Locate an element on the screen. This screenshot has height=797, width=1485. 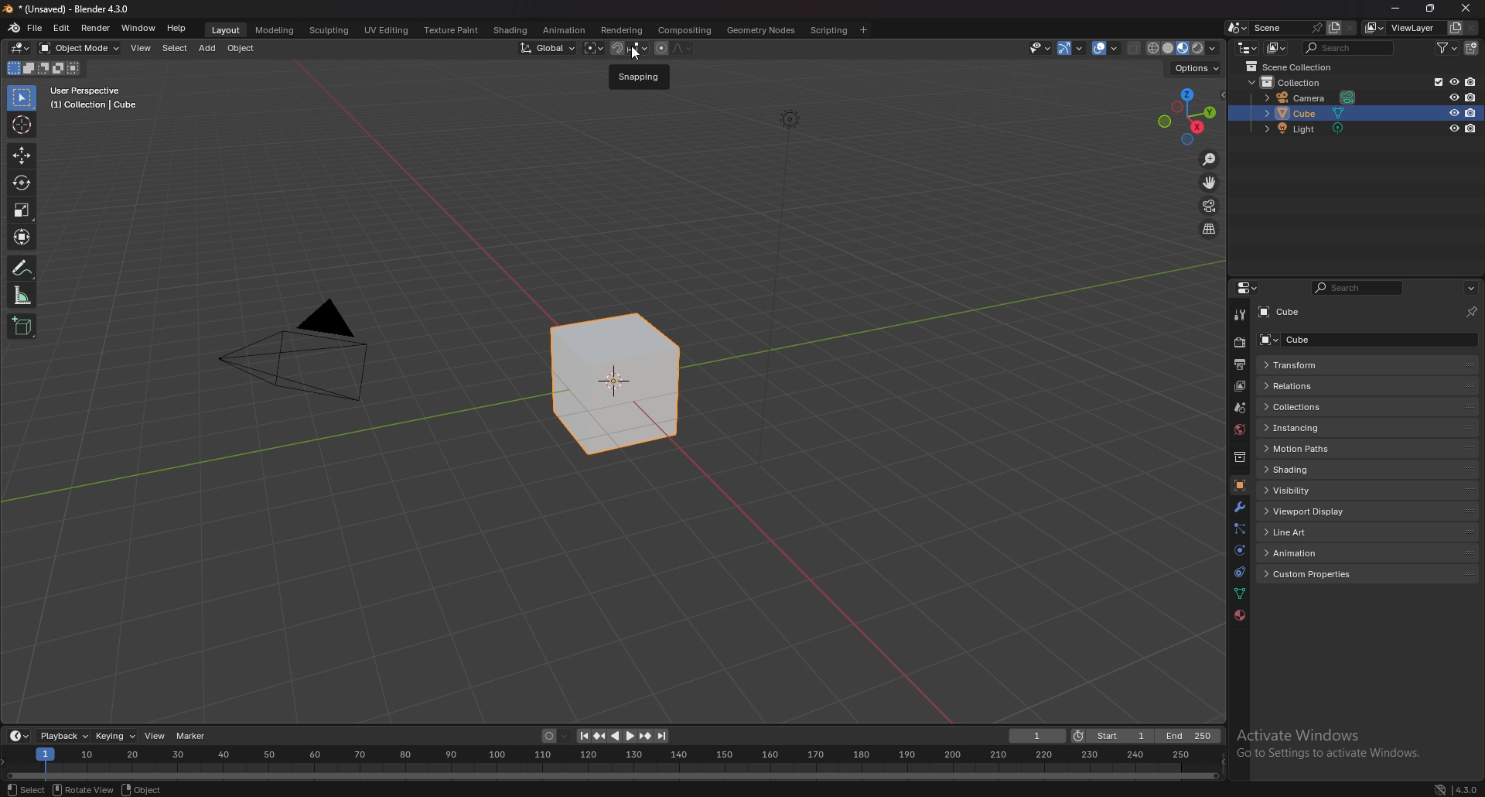
transformation orientation is located at coordinates (548, 49).